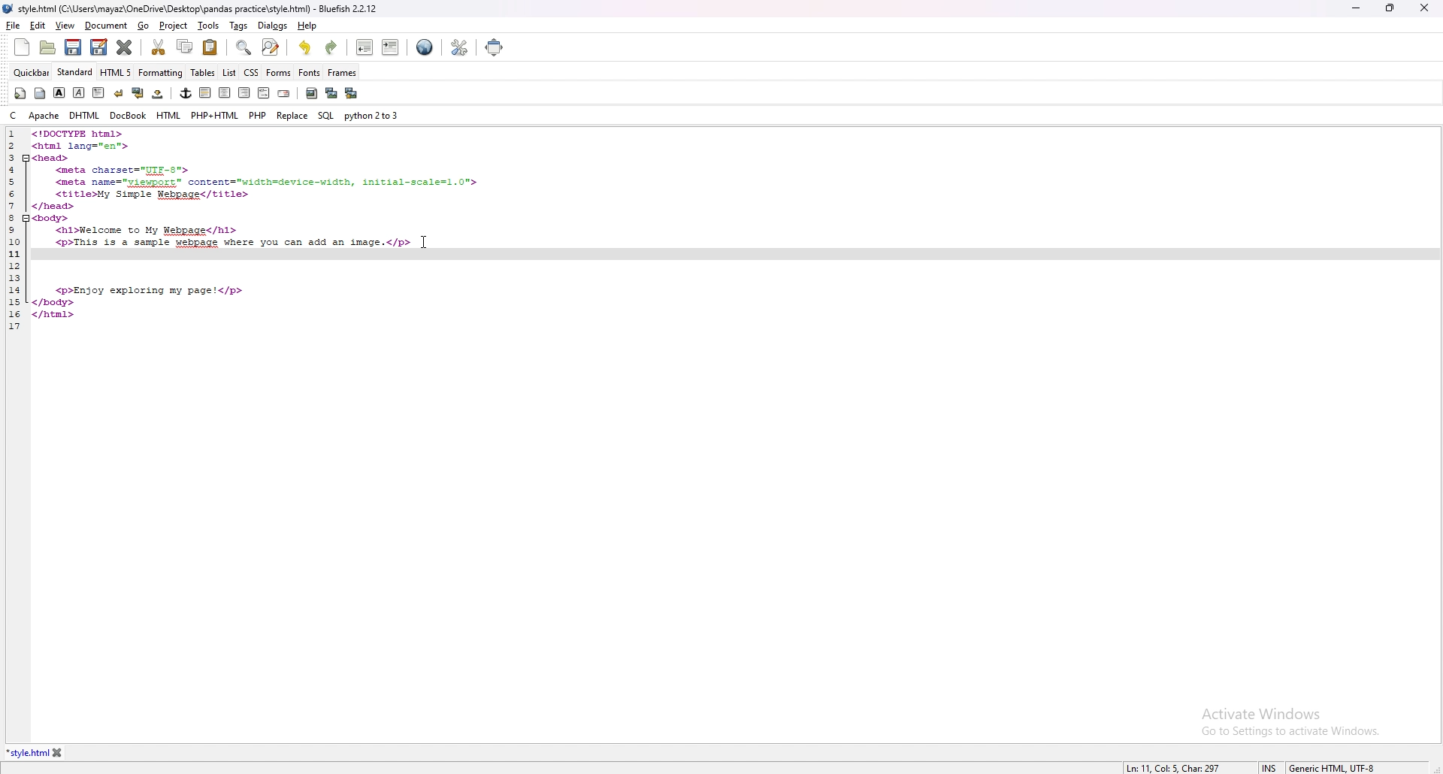  I want to click on cursor, so click(422, 240).